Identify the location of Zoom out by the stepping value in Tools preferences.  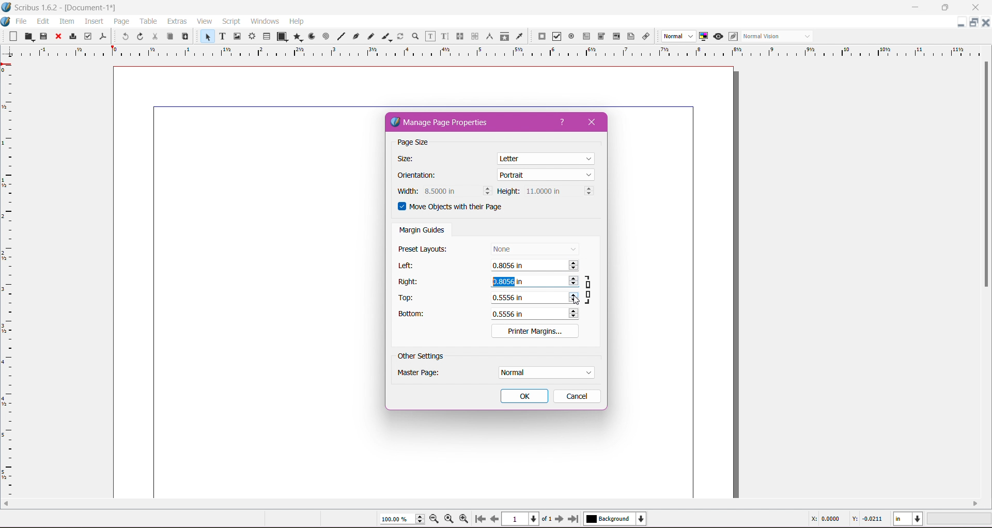
(435, 519).